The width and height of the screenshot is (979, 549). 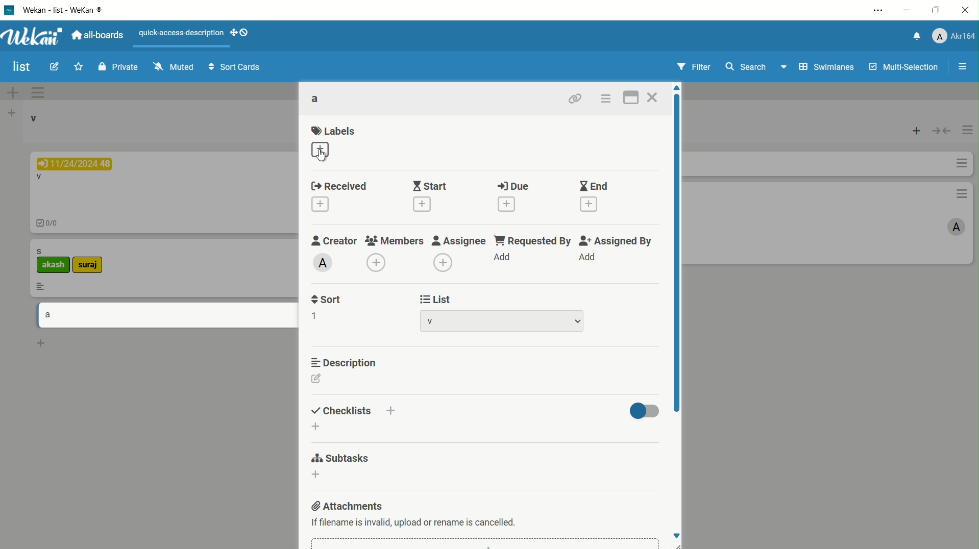 I want to click on suraj, so click(x=100, y=264).